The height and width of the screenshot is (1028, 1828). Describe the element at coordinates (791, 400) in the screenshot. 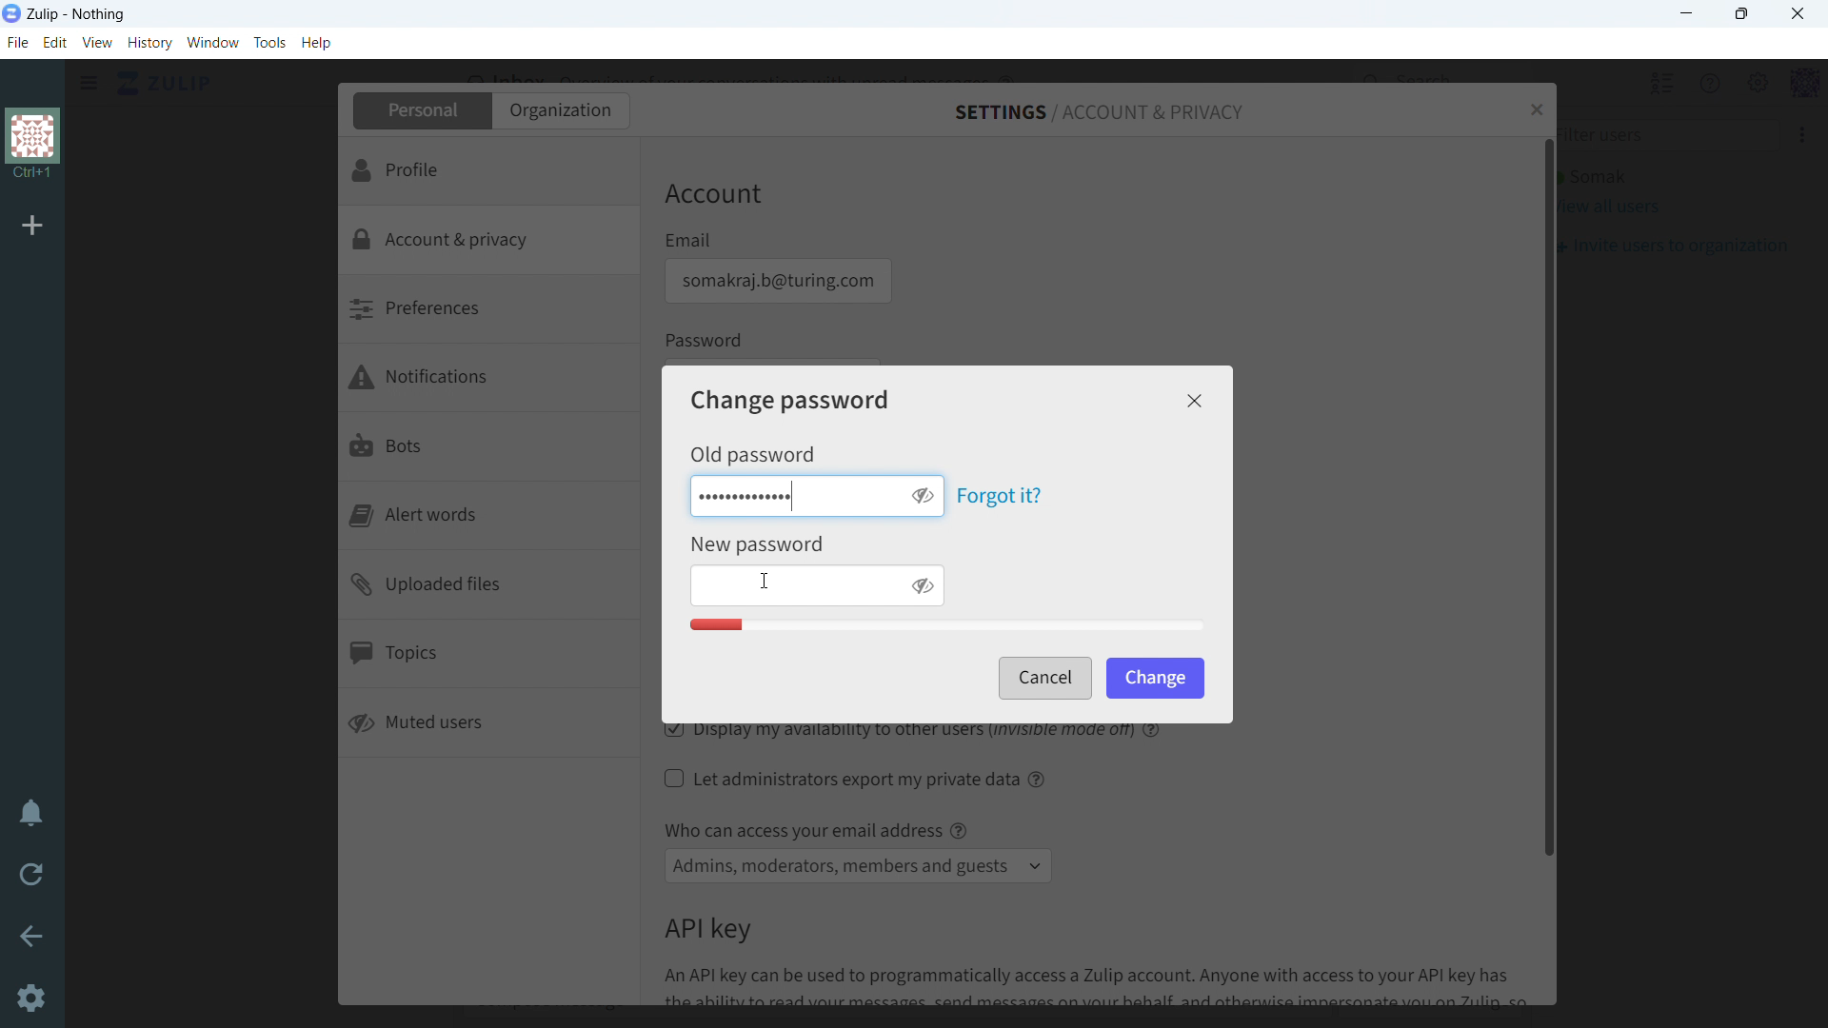

I see `change password` at that location.